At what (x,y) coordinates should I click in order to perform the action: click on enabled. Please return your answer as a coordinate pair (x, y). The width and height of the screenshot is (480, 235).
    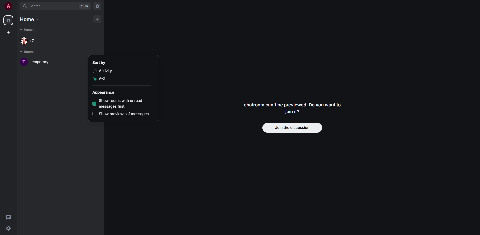
    Looking at the image, I should click on (94, 79).